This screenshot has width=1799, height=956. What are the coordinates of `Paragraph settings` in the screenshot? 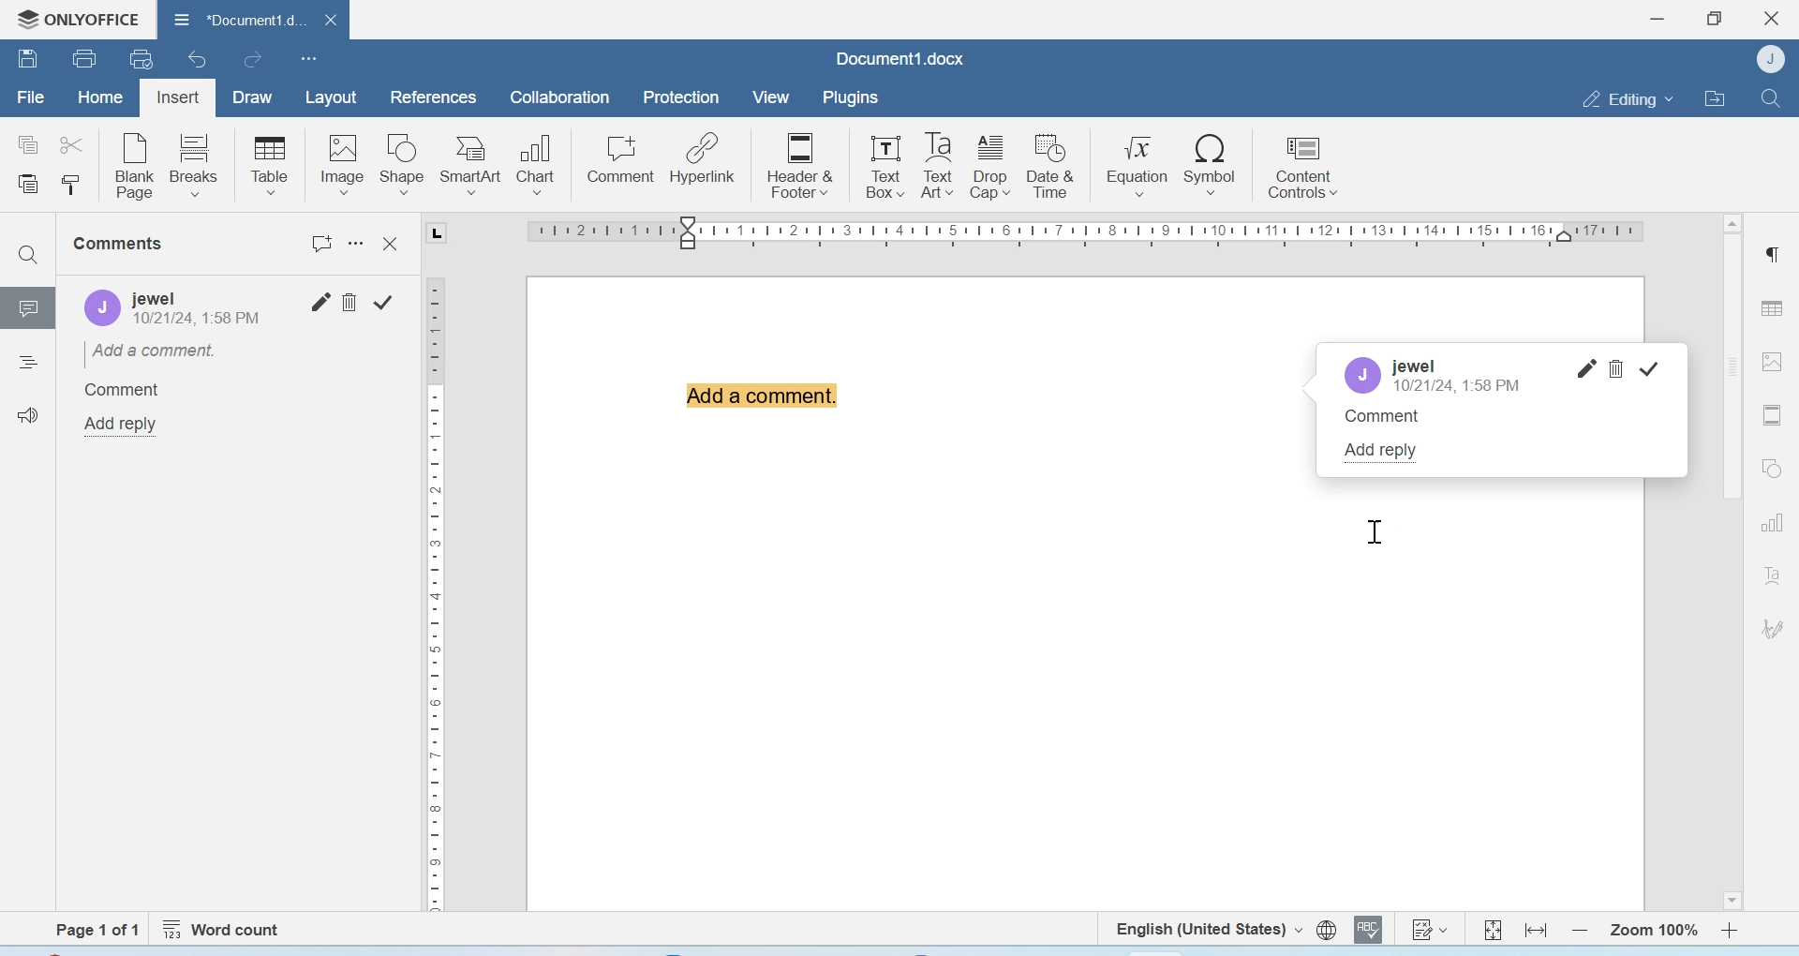 It's located at (1771, 253).